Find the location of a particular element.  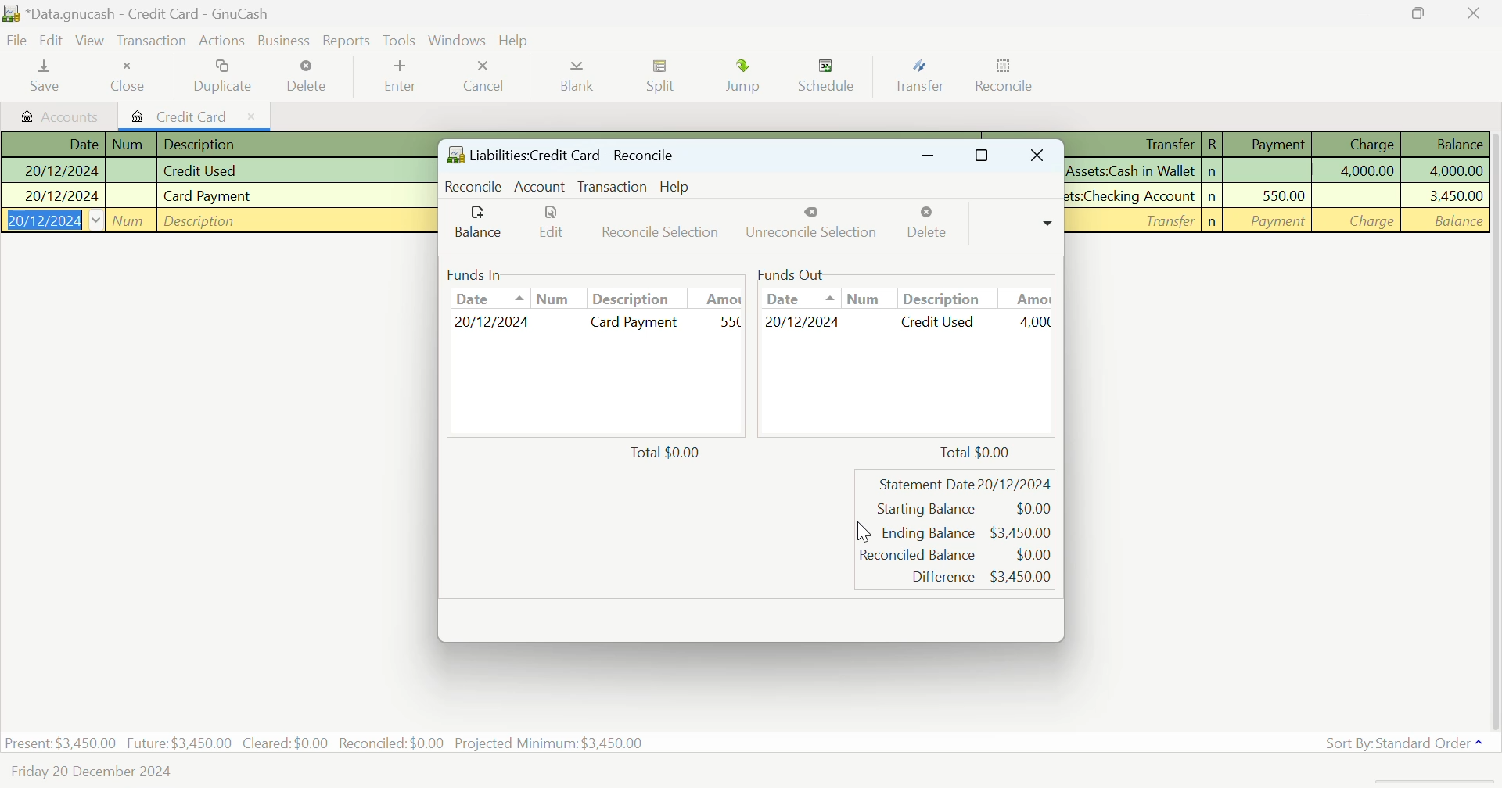

Edit  is located at coordinates (544, 226).